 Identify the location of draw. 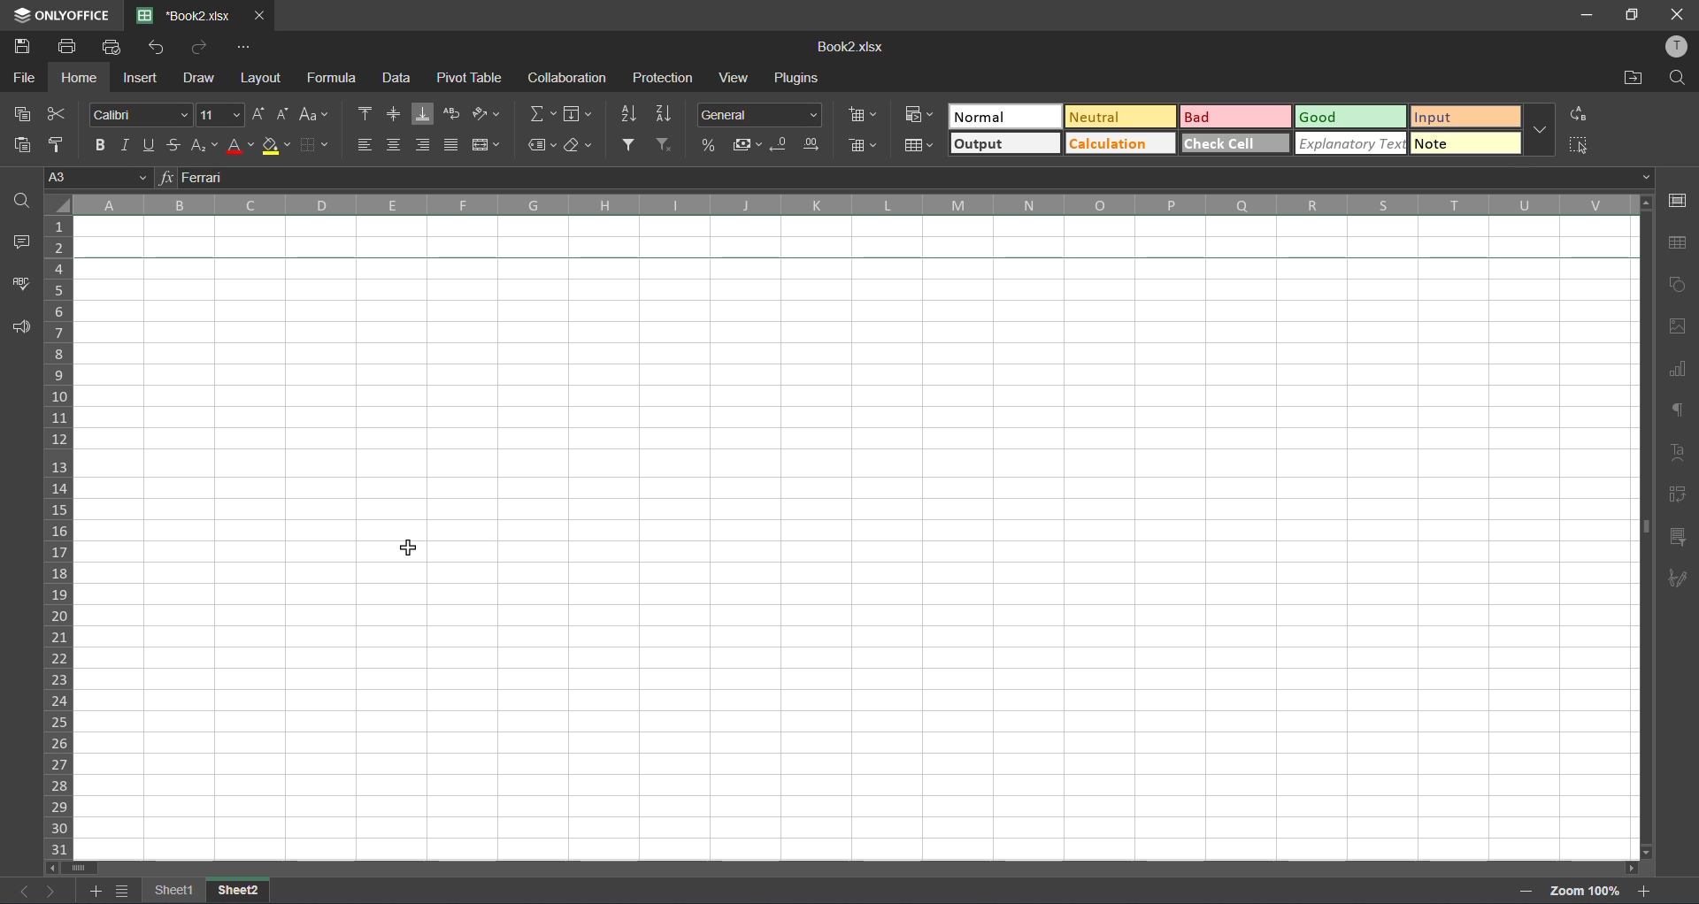
(200, 80).